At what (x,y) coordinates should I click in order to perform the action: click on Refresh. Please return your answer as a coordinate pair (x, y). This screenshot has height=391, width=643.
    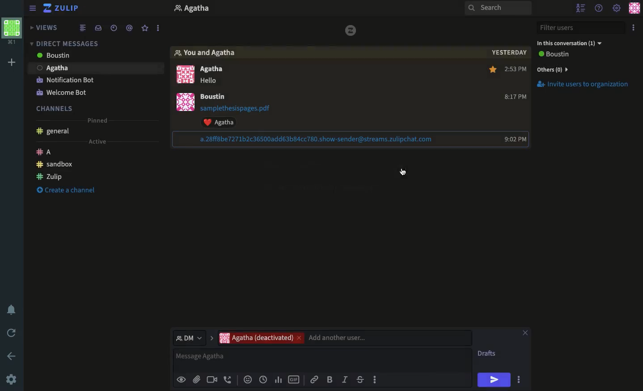
    Looking at the image, I should click on (13, 332).